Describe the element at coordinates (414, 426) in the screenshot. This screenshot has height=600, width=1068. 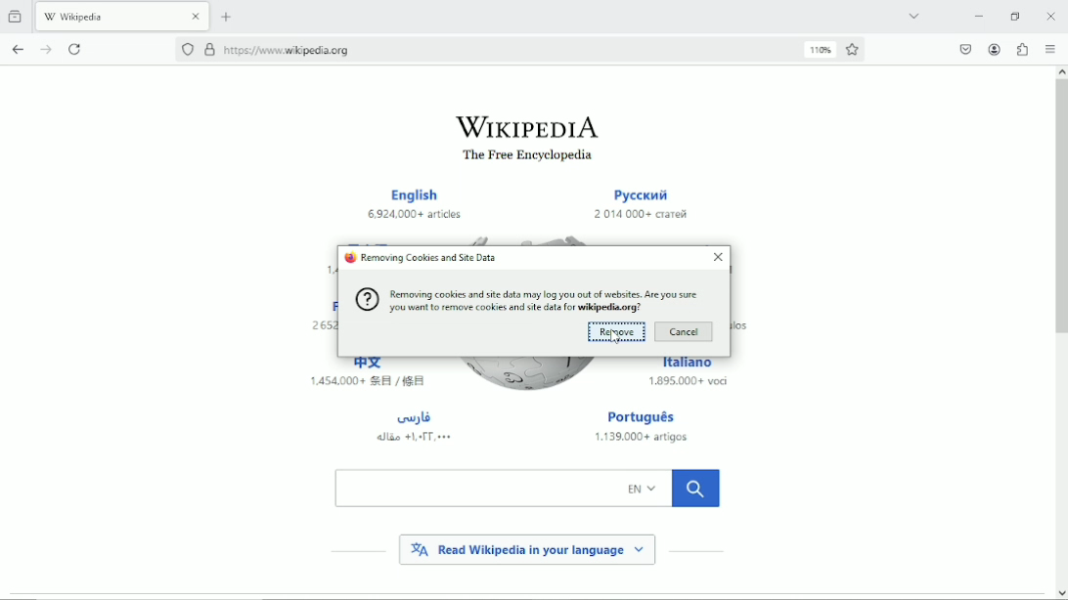
I see `foreign language` at that location.